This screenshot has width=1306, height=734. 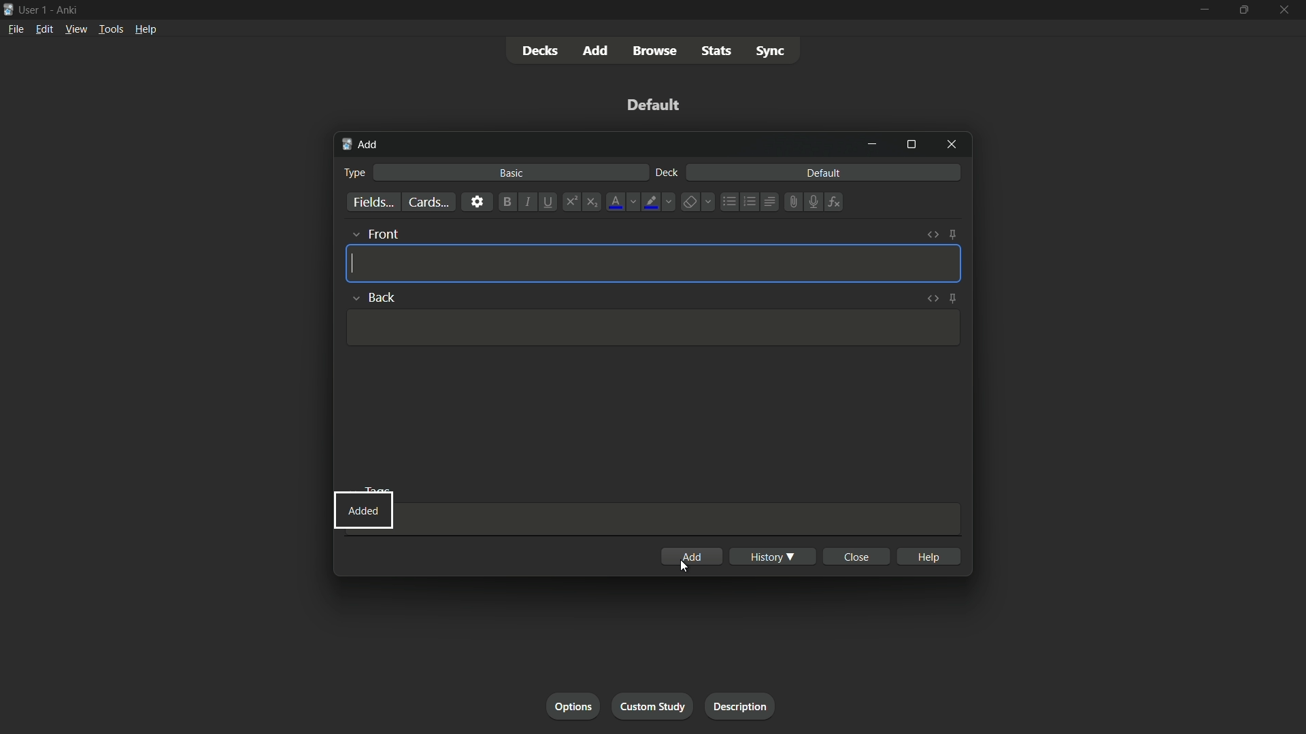 I want to click on sync, so click(x=770, y=53).